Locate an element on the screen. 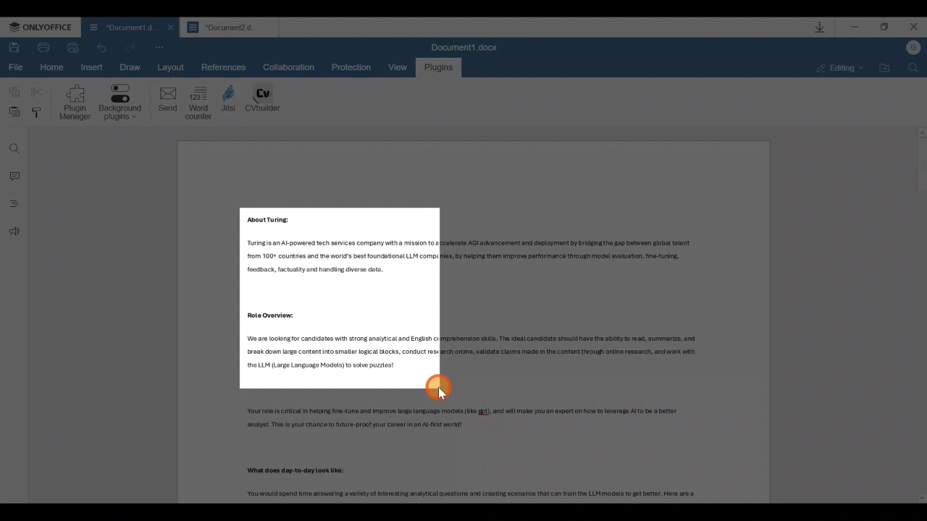 The image size is (927, 521). Account name is located at coordinates (913, 51).